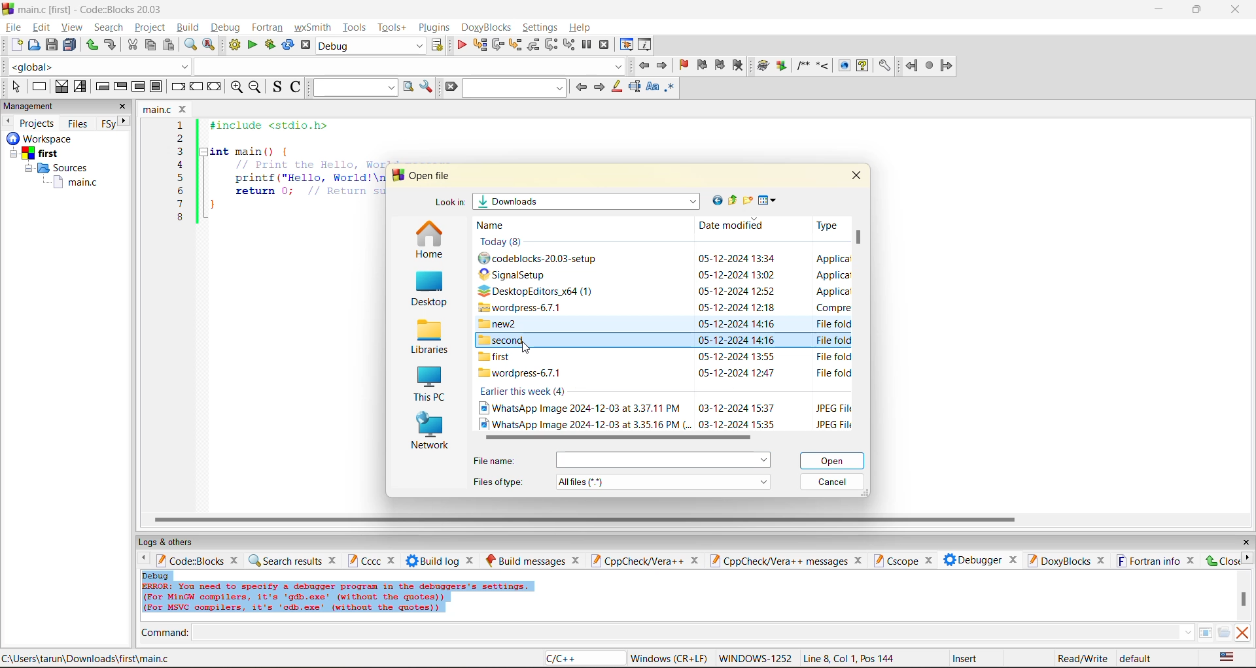 The image size is (1256, 668). What do you see at coordinates (408, 87) in the screenshot?
I see `run search` at bounding box center [408, 87].